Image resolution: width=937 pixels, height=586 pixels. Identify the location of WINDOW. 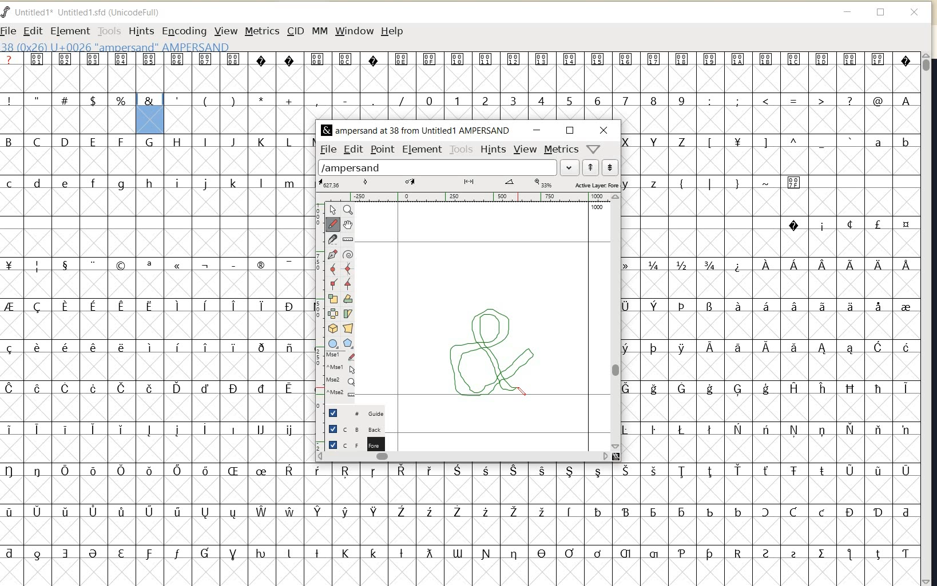
(355, 31).